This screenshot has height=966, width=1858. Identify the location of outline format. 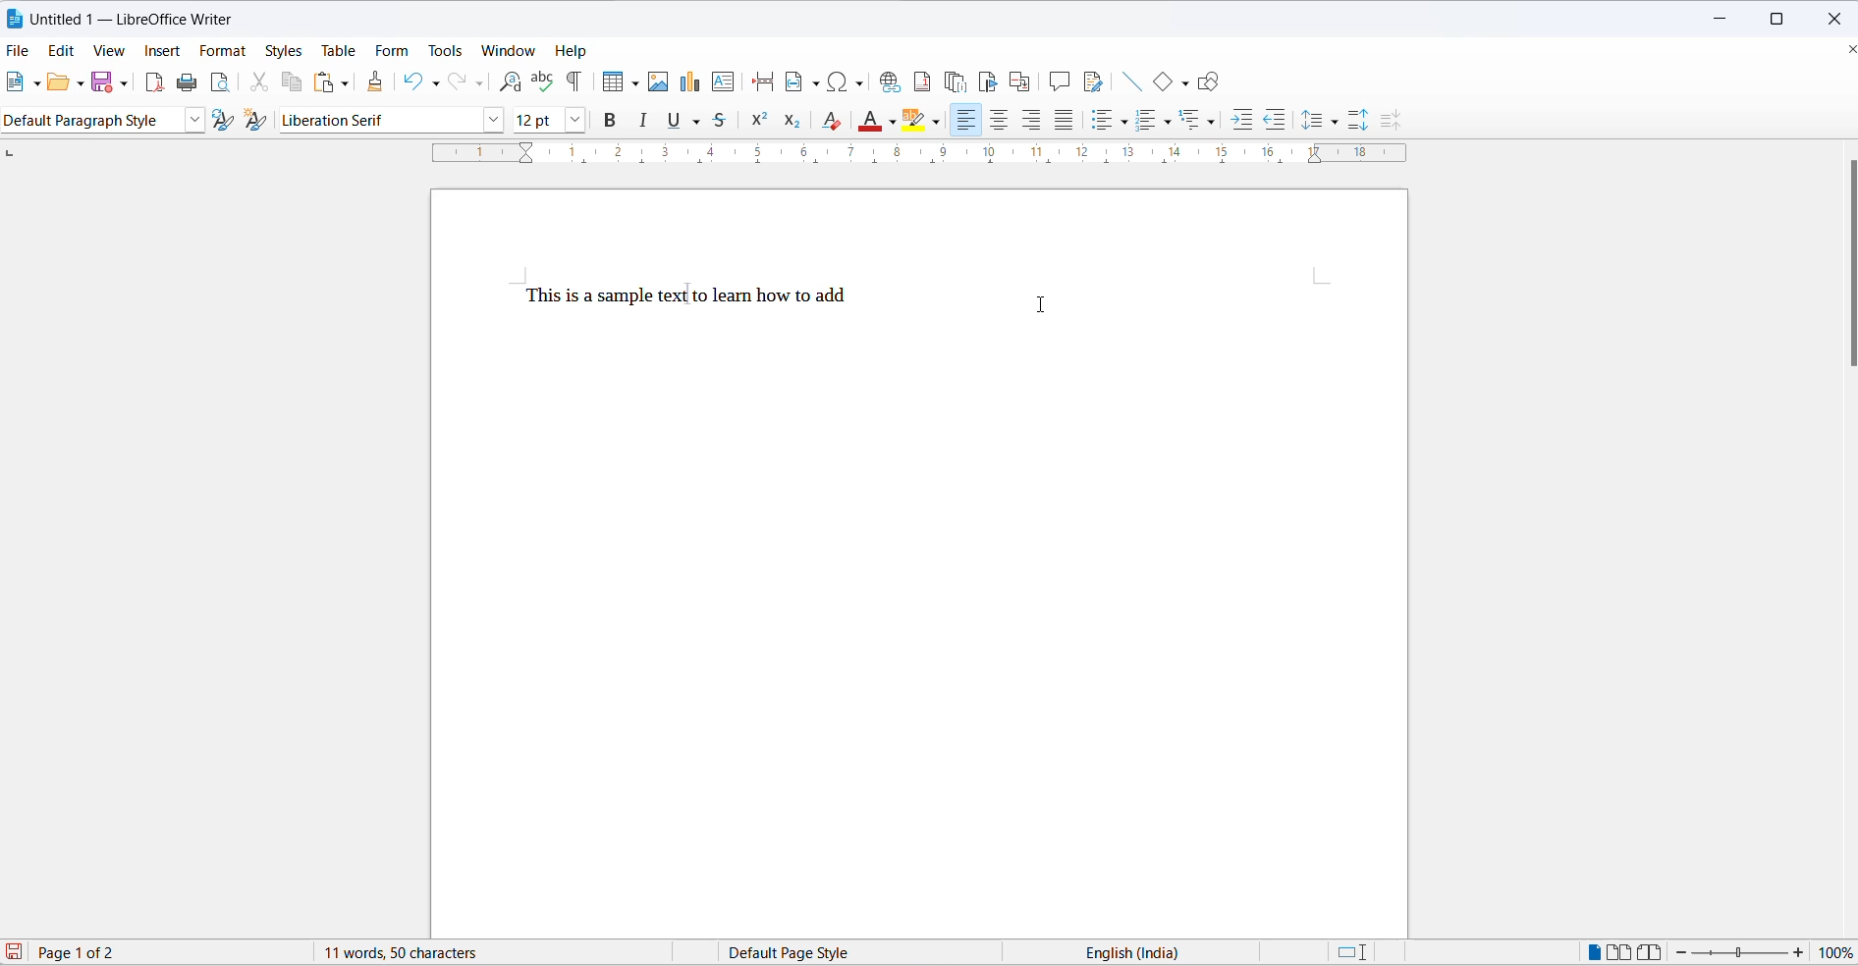
(1193, 120).